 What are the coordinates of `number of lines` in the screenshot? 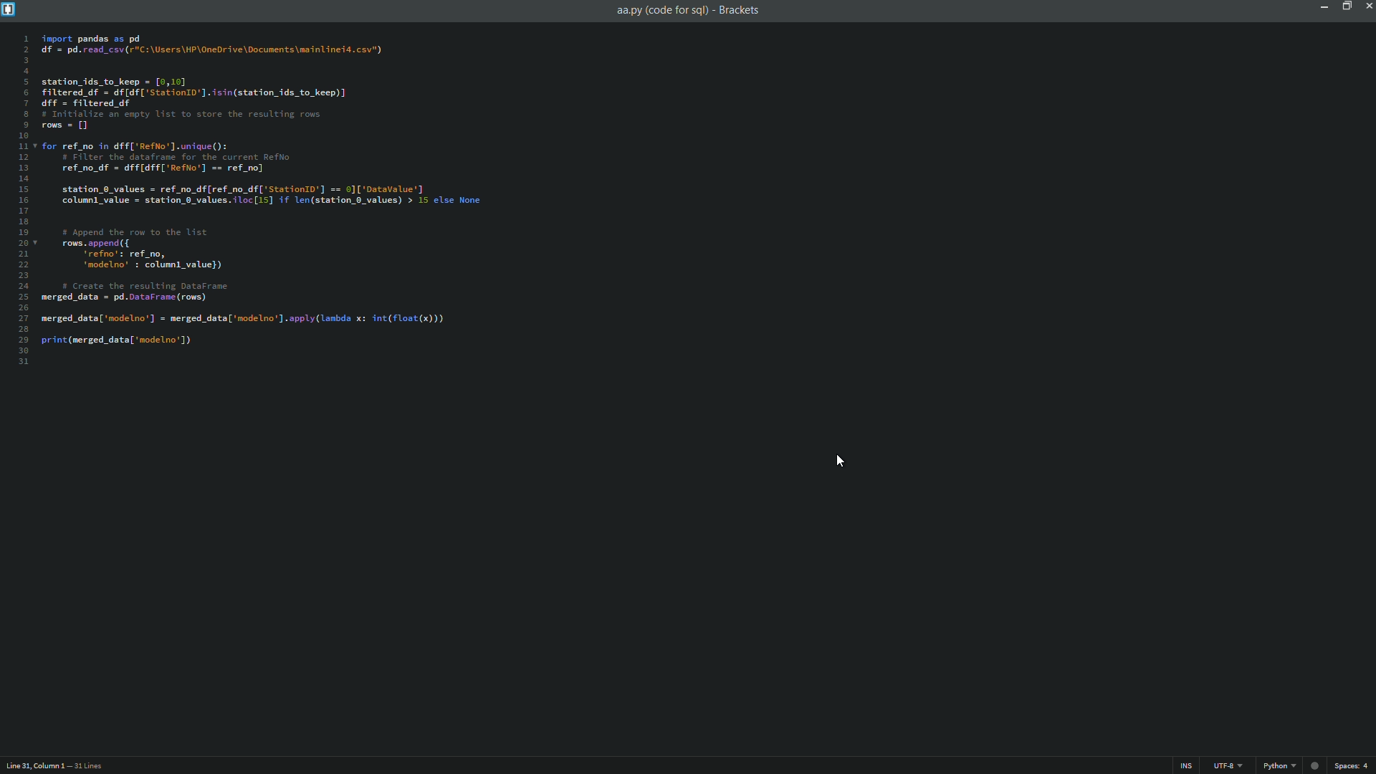 It's located at (88, 768).